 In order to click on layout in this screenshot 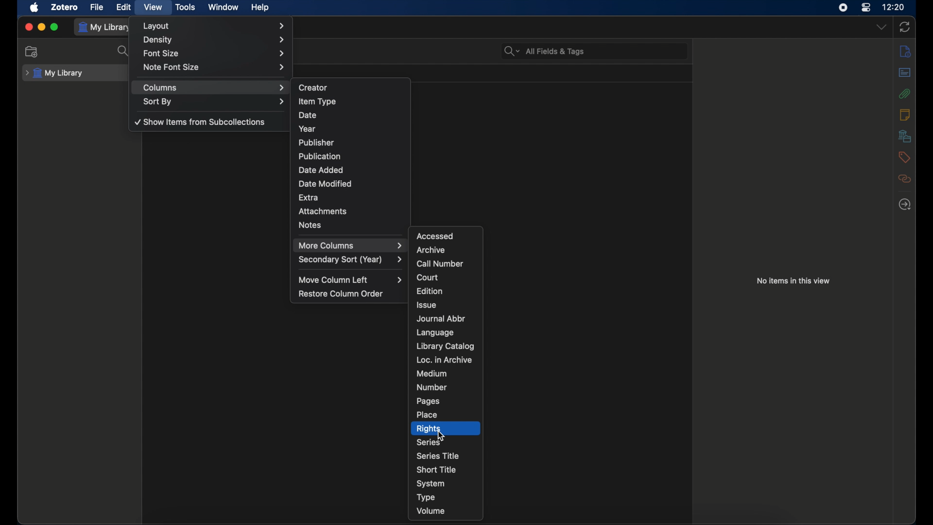, I will do `click(214, 26)`.